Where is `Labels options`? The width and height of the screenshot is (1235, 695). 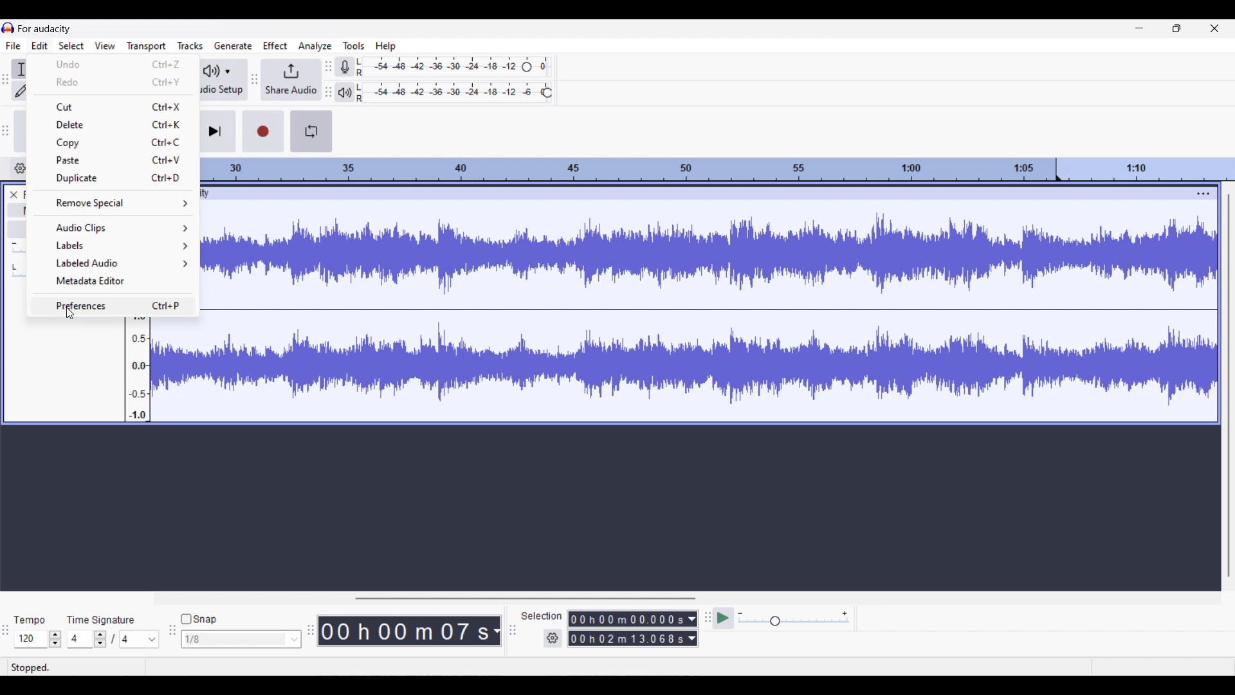
Labels options is located at coordinates (114, 246).